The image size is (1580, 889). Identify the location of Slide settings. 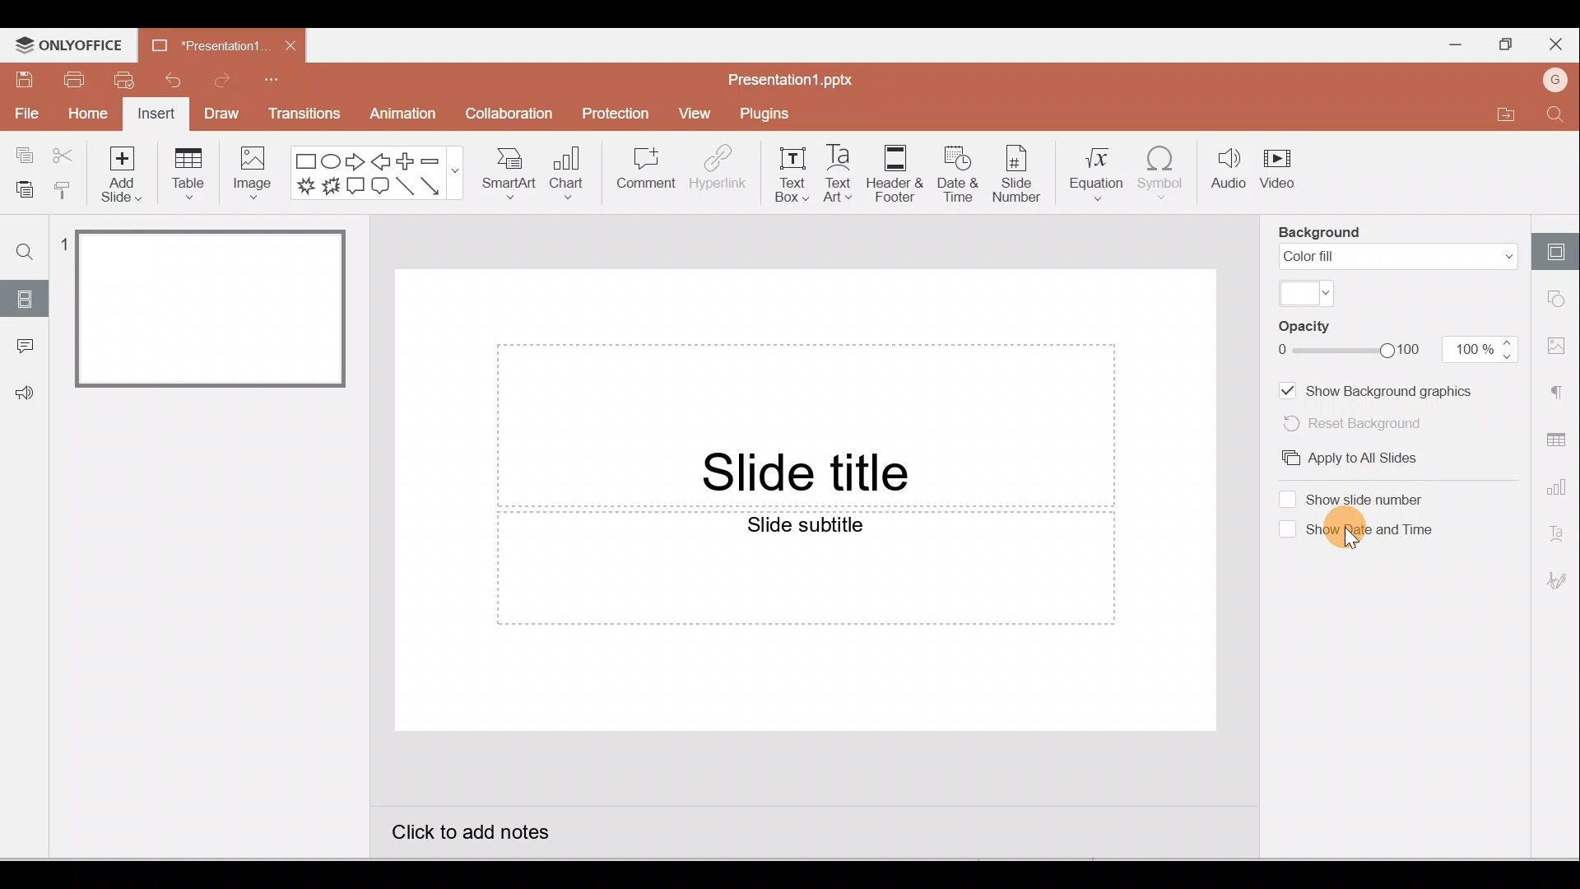
(1559, 246).